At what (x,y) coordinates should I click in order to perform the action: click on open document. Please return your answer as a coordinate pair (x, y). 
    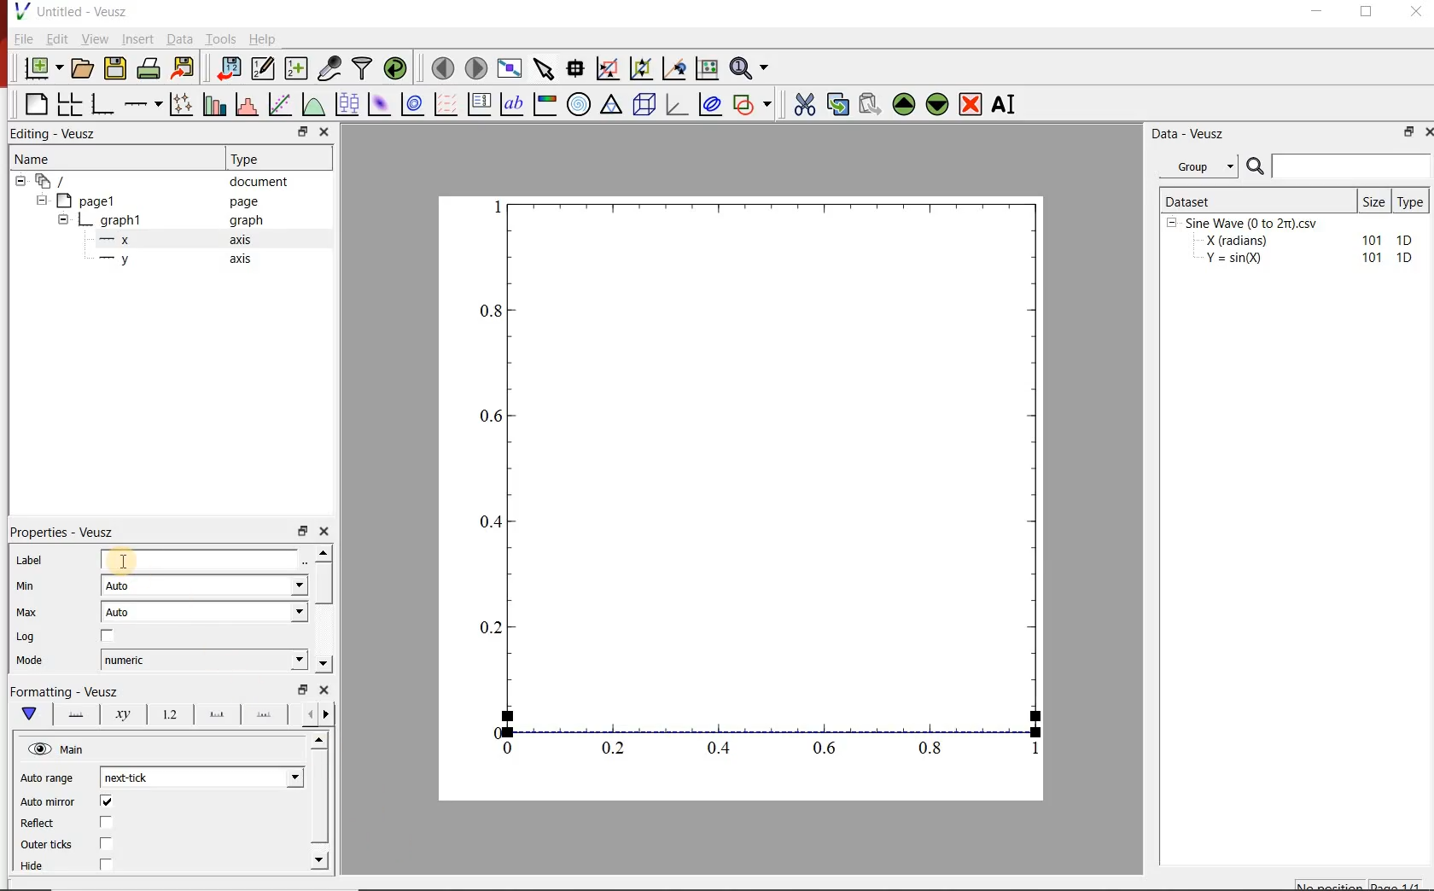
    Looking at the image, I should click on (83, 68).